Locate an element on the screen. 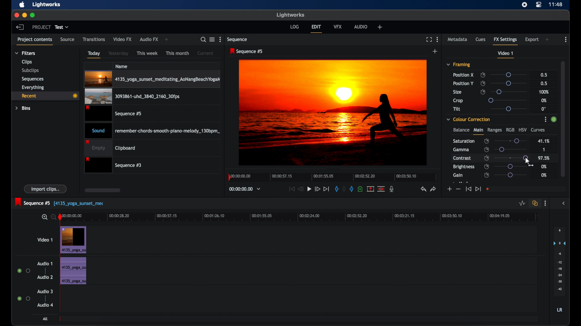  video 1 is located at coordinates (506, 55).